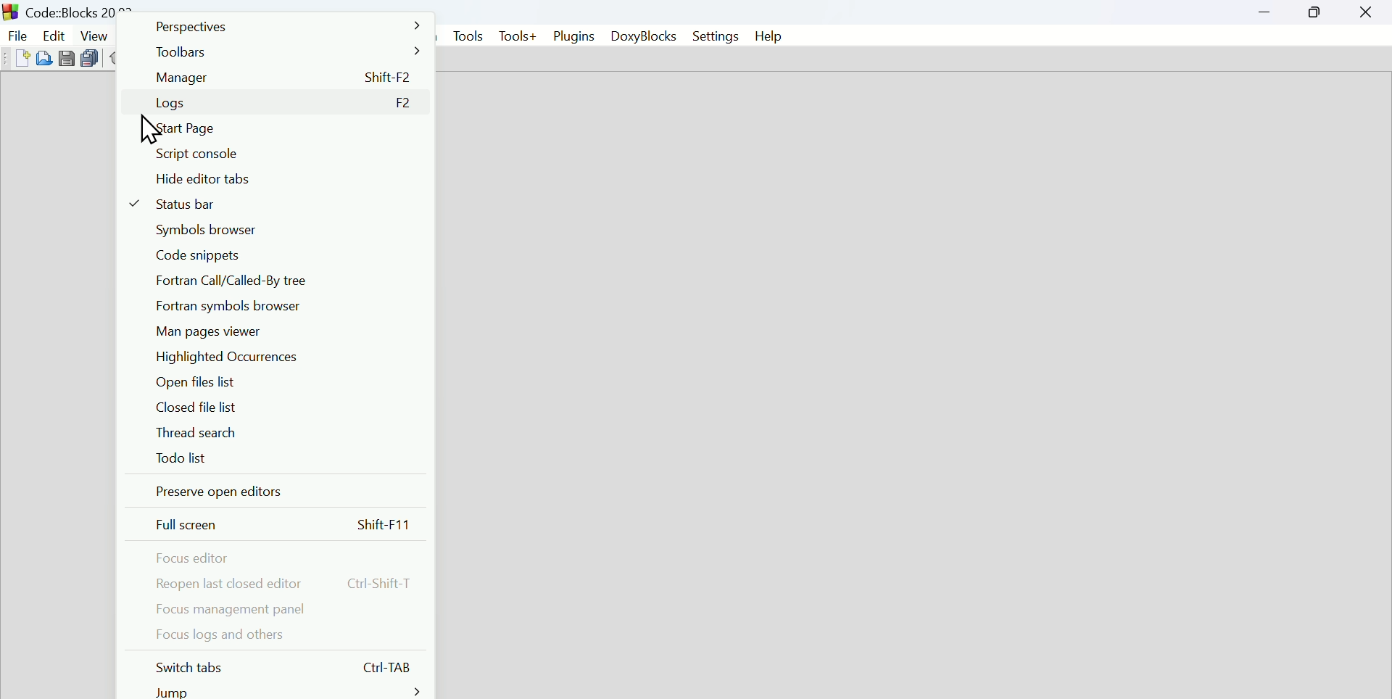 The height and width of the screenshot is (699, 1392). What do you see at coordinates (286, 356) in the screenshot?
I see `Highlighted occurrences` at bounding box center [286, 356].